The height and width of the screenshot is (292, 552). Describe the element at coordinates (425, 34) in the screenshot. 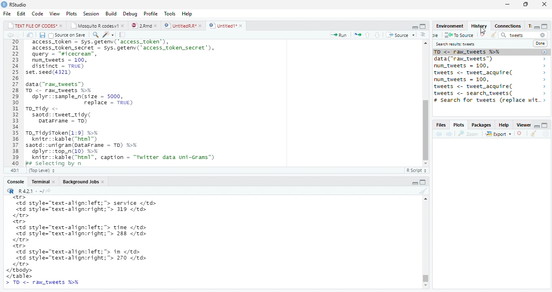

I see `show document outline` at that location.